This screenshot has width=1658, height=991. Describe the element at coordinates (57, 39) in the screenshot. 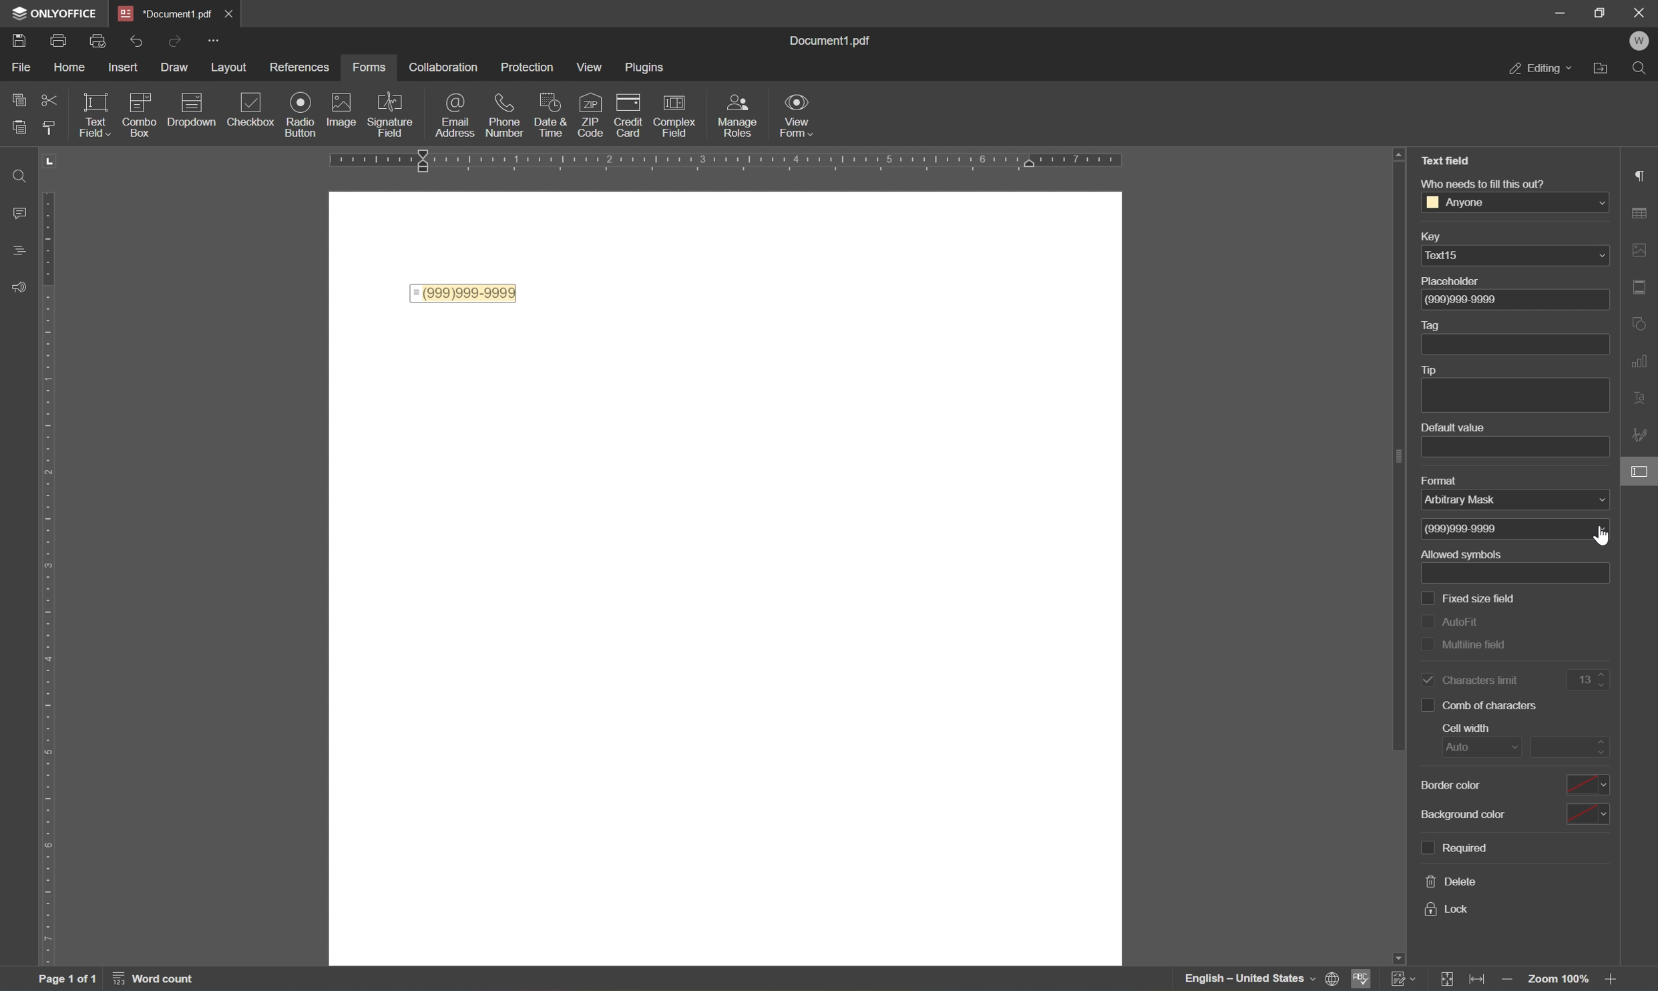

I see `print` at that location.